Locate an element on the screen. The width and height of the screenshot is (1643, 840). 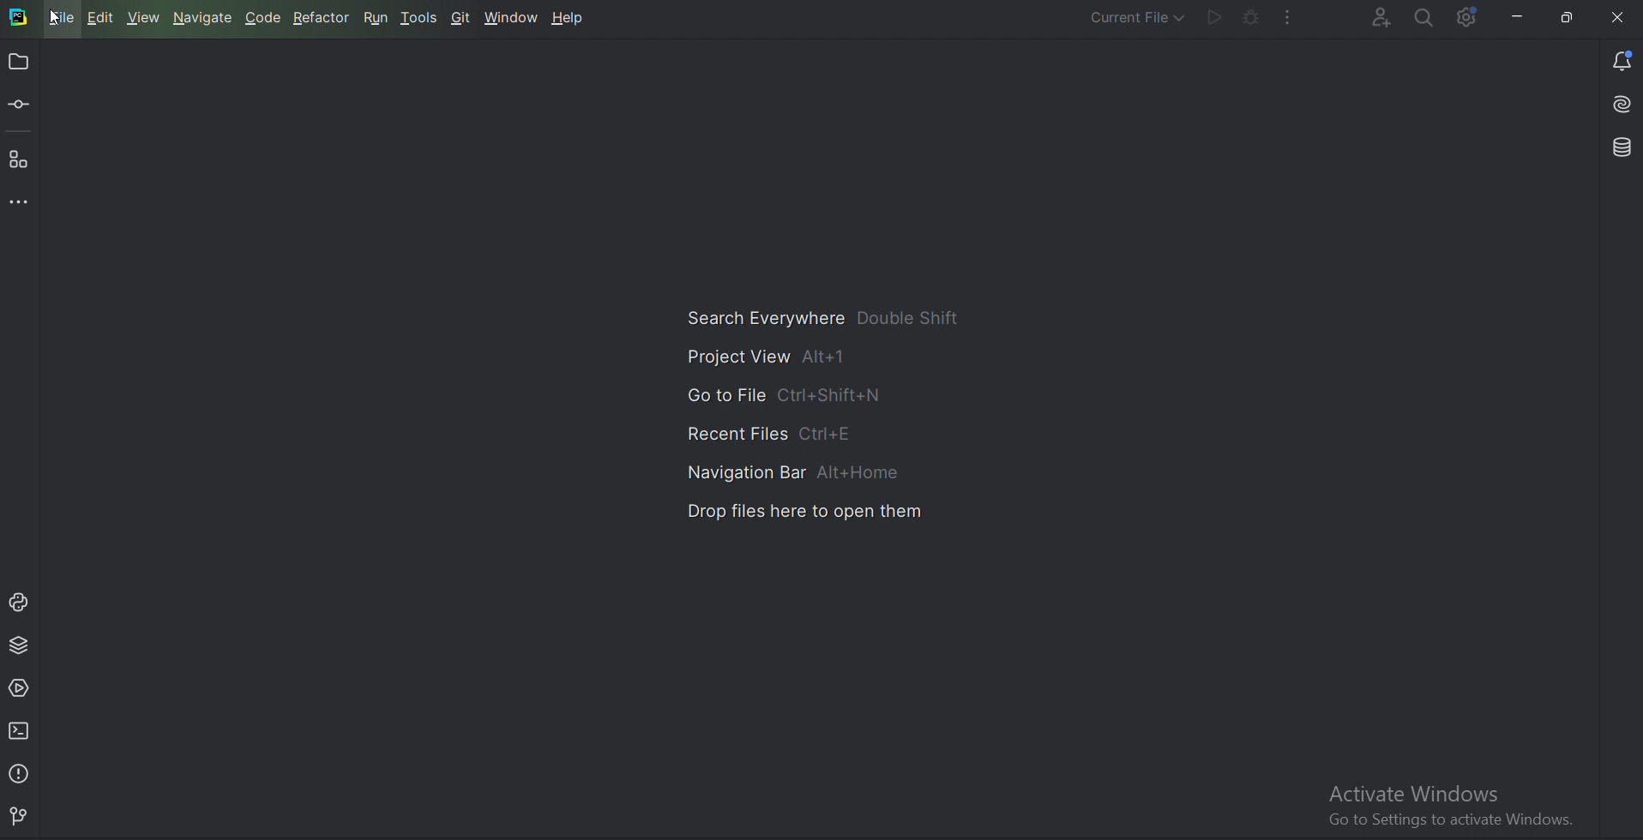
Pycharm is located at coordinates (19, 18).